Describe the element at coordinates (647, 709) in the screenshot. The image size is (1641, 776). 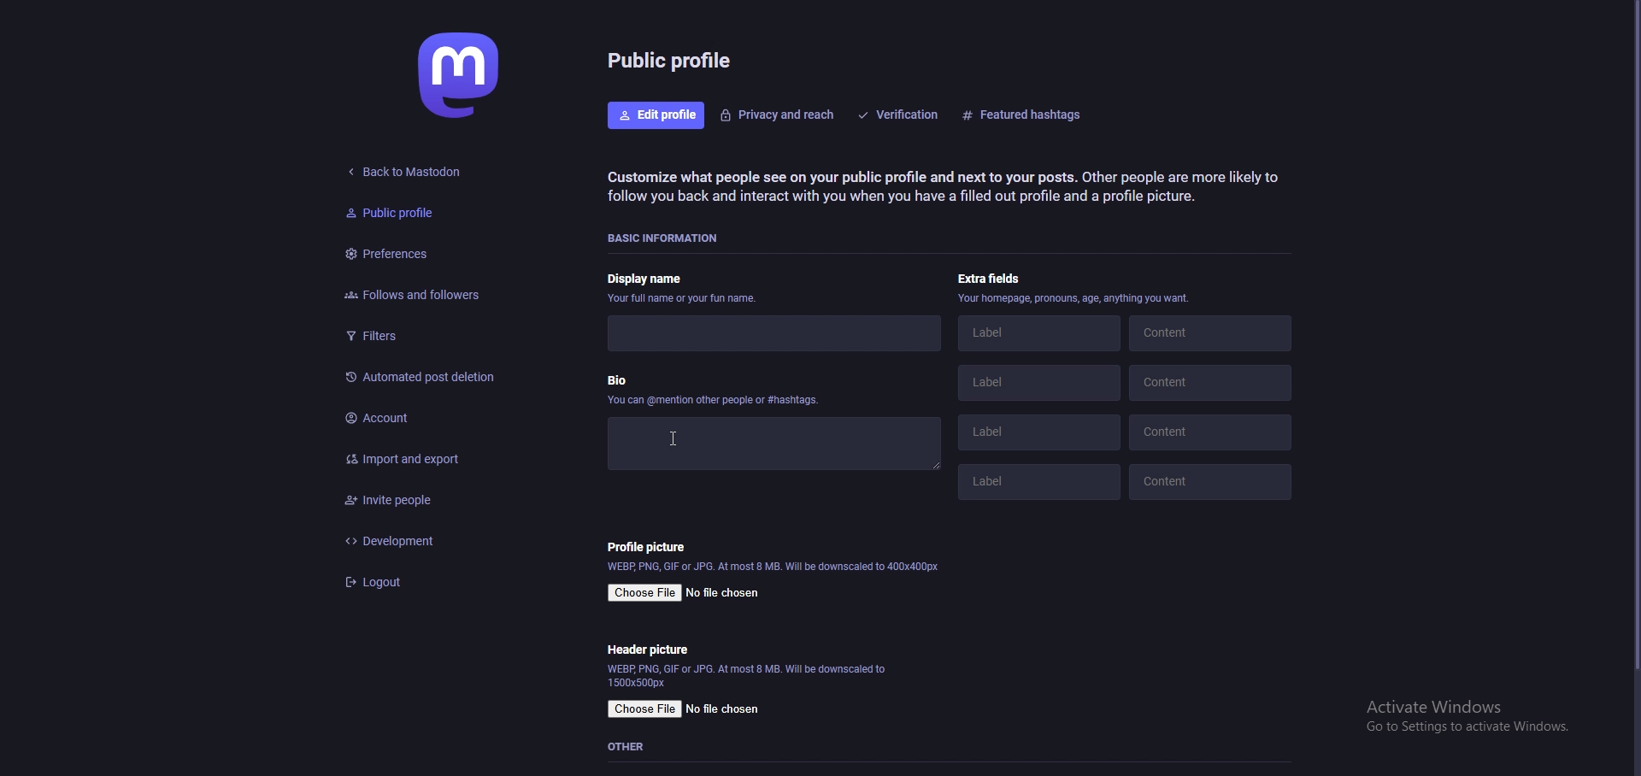
I see `choose file` at that location.